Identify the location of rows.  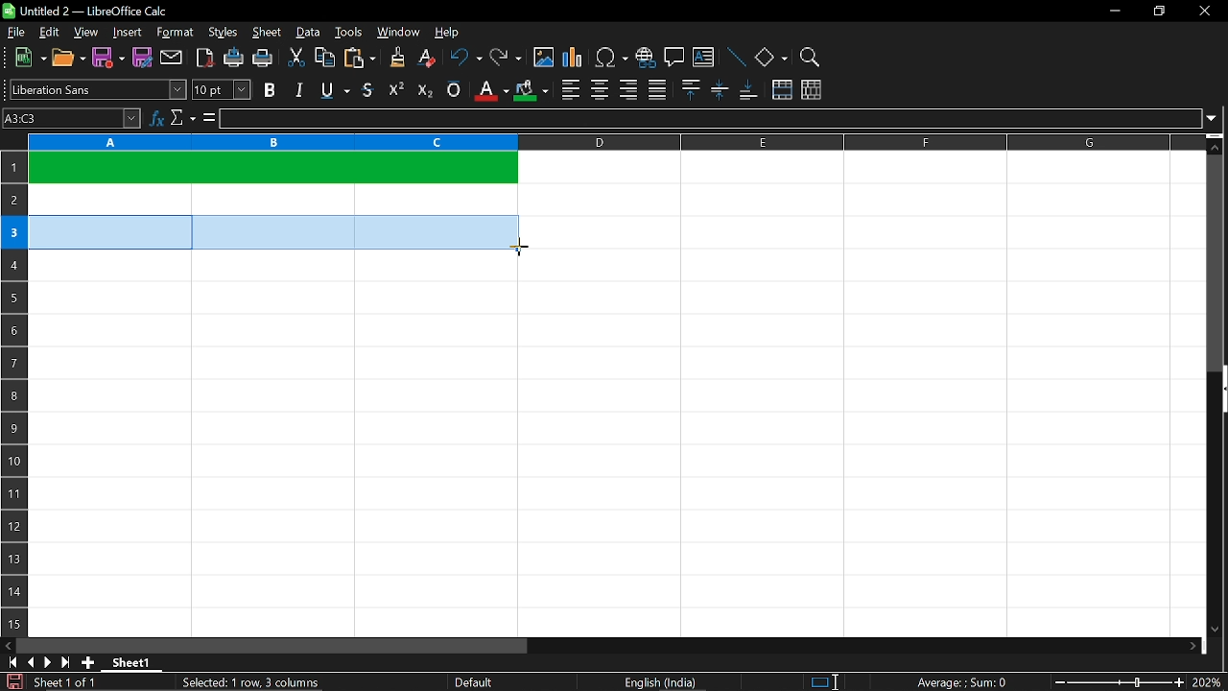
(12, 371).